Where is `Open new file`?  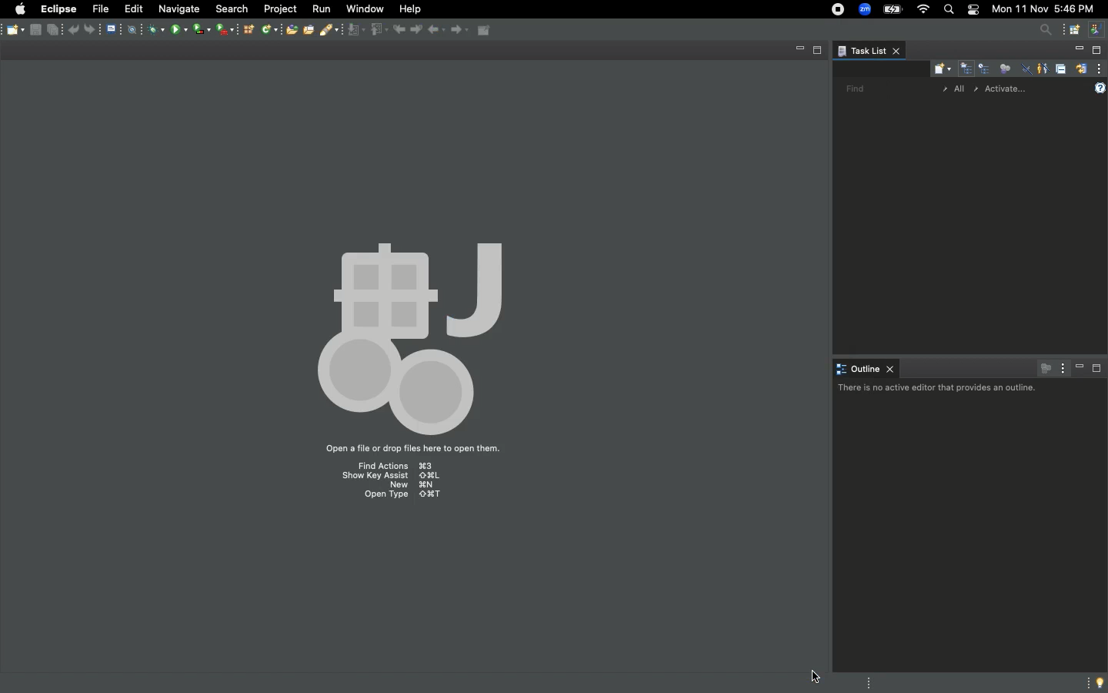 Open new file is located at coordinates (289, 30).